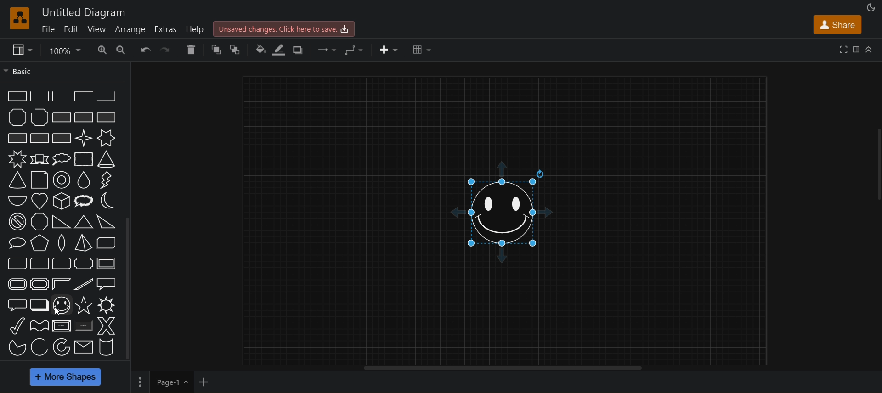 This screenshot has height=393, width=882. Describe the element at coordinates (14, 348) in the screenshot. I see `pie` at that location.